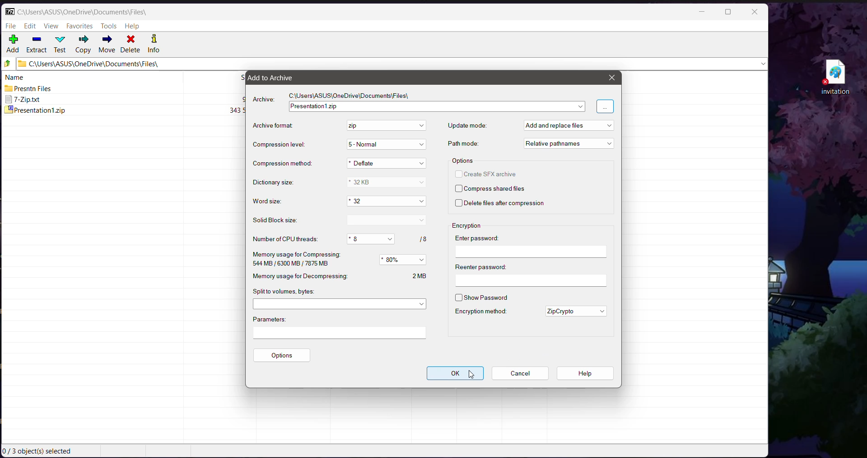 The width and height of the screenshot is (867, 458). Describe the element at coordinates (727, 13) in the screenshot. I see `Maximize` at that location.